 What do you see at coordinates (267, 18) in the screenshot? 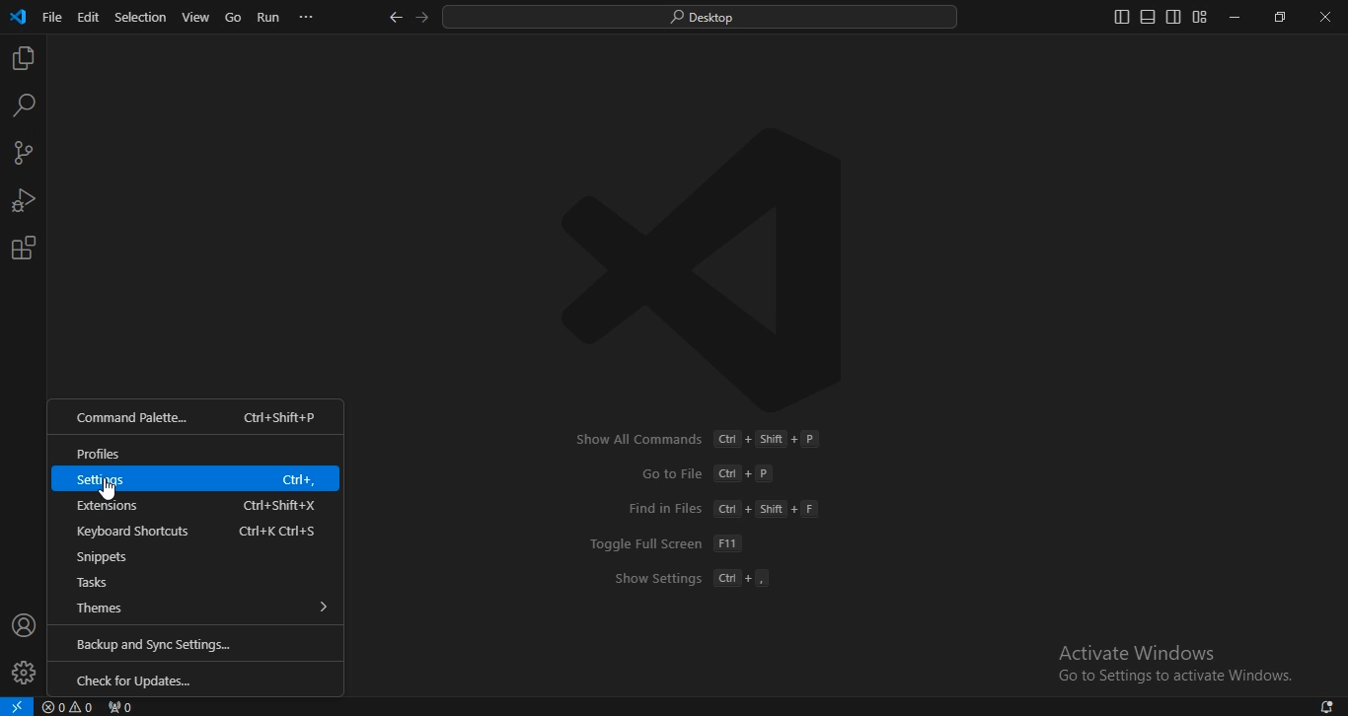
I see `run` at bounding box center [267, 18].